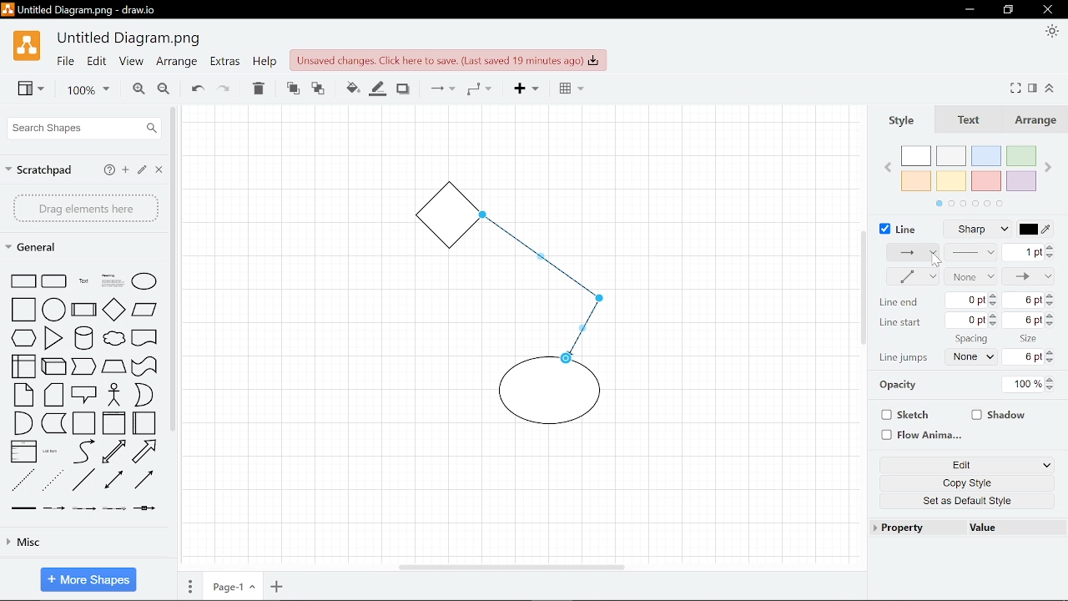 This screenshot has width=1068, height=601. I want to click on minimize, so click(970, 9).